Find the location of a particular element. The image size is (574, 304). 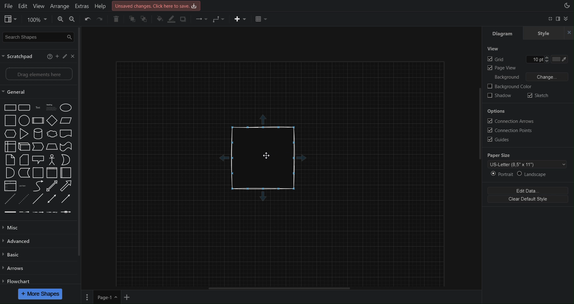

Connection is located at coordinates (201, 20).